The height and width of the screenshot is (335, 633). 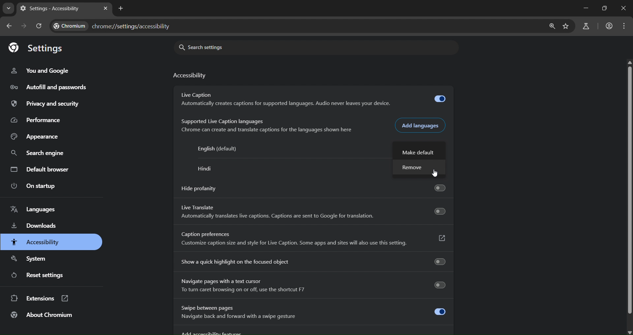 What do you see at coordinates (566, 26) in the screenshot?
I see `bookmark page` at bounding box center [566, 26].